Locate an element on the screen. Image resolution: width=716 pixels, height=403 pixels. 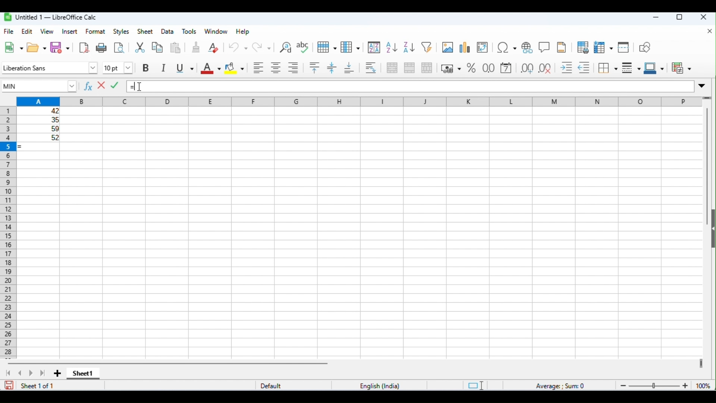
center vertically is located at coordinates (332, 68).